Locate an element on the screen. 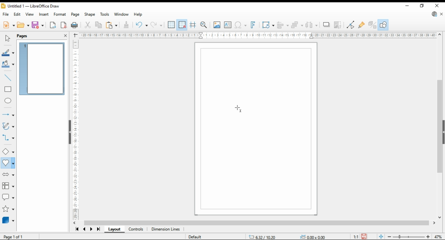 Image resolution: width=445 pixels, height=240 pixels. fit page to window is located at coordinates (381, 237).